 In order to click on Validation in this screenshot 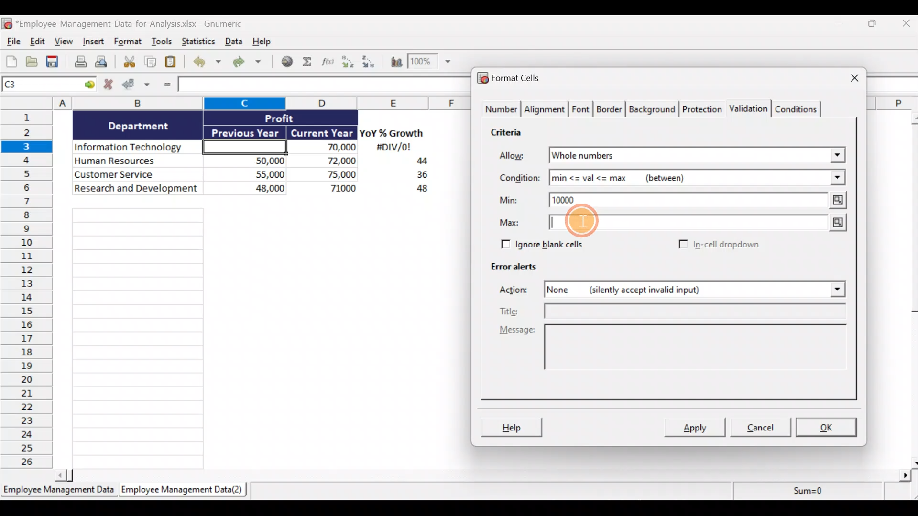, I will do `click(750, 107)`.